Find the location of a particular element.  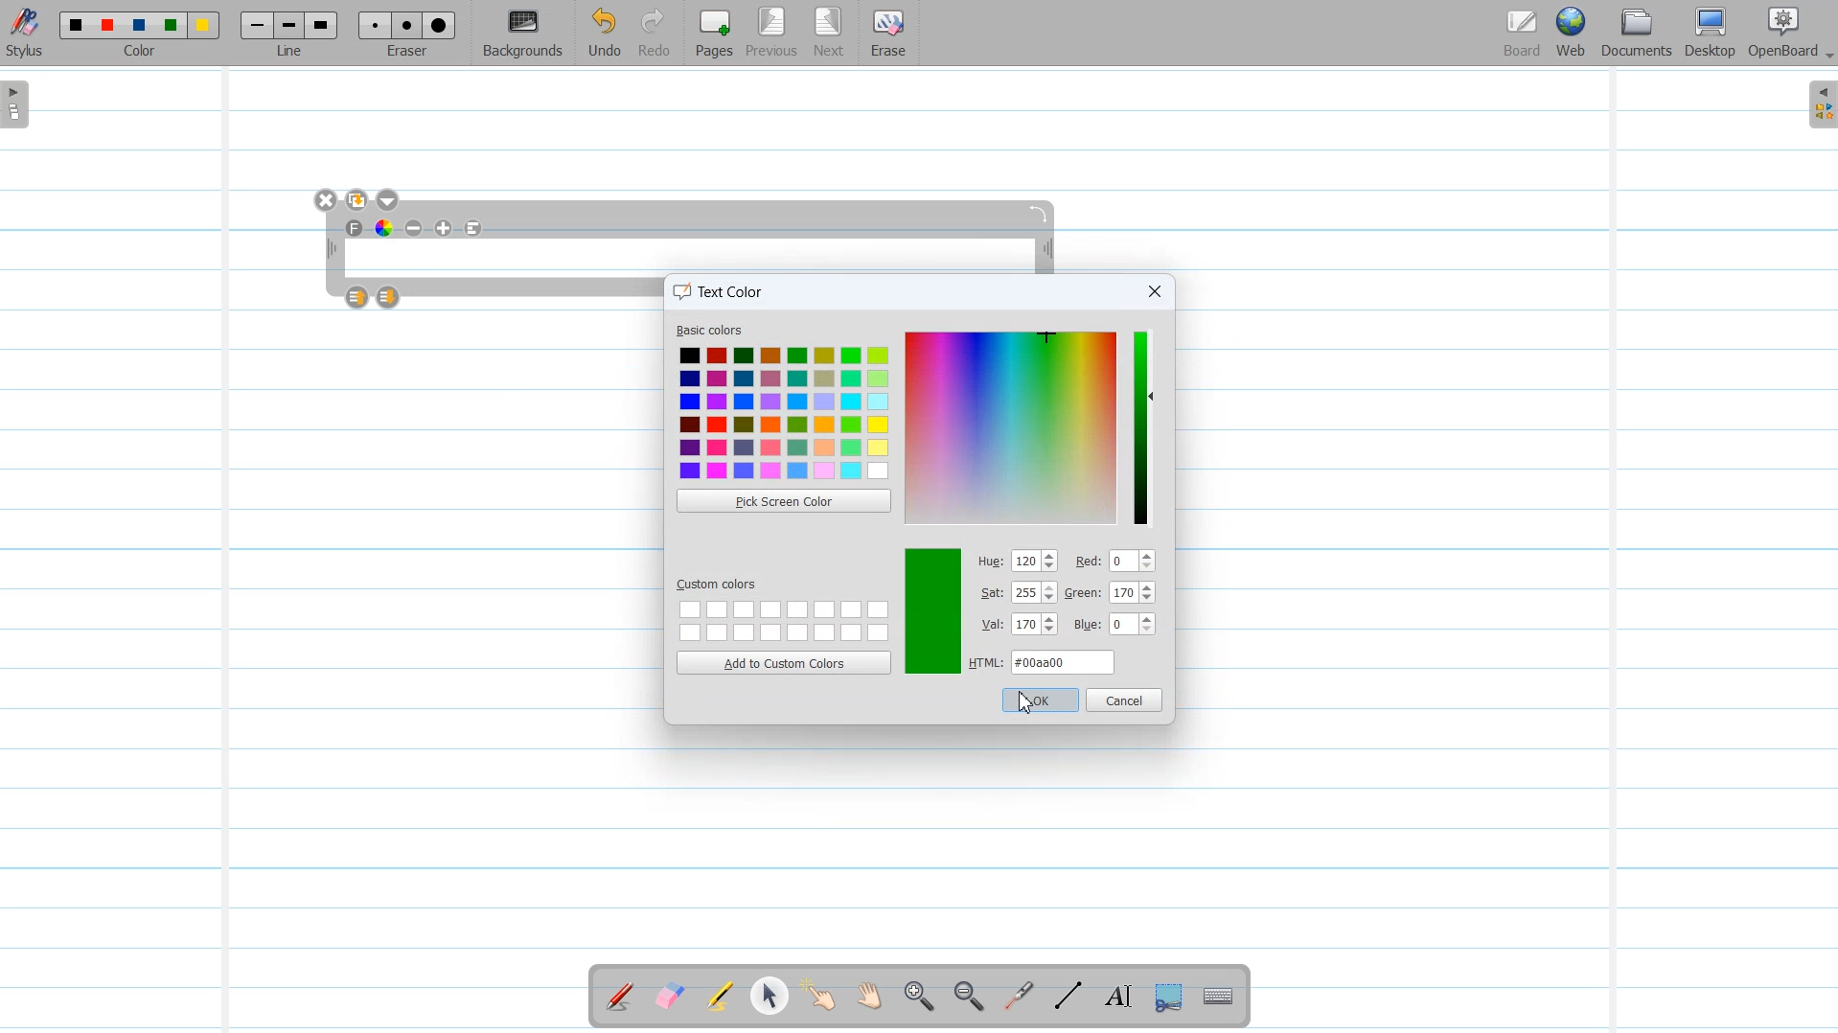

Minimize text size is located at coordinates (415, 228).